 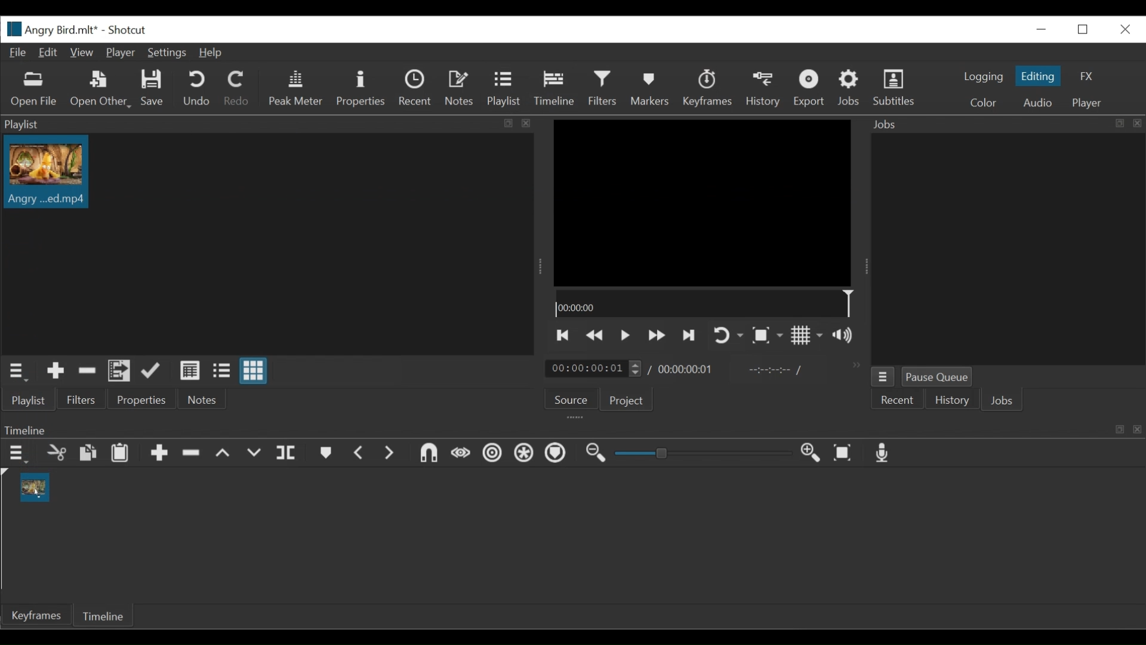 I want to click on logging, so click(x=982, y=78).